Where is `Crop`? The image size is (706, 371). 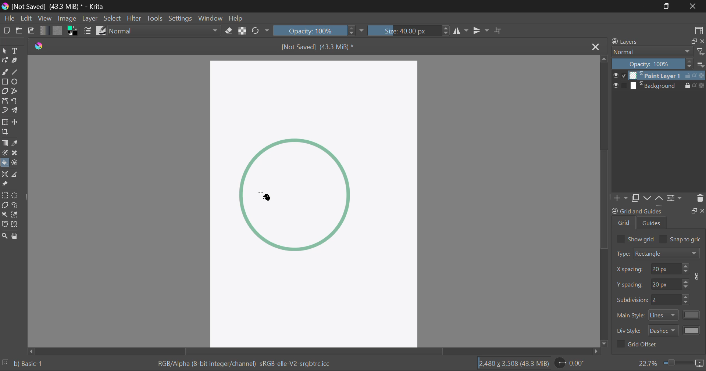
Crop is located at coordinates (499, 31).